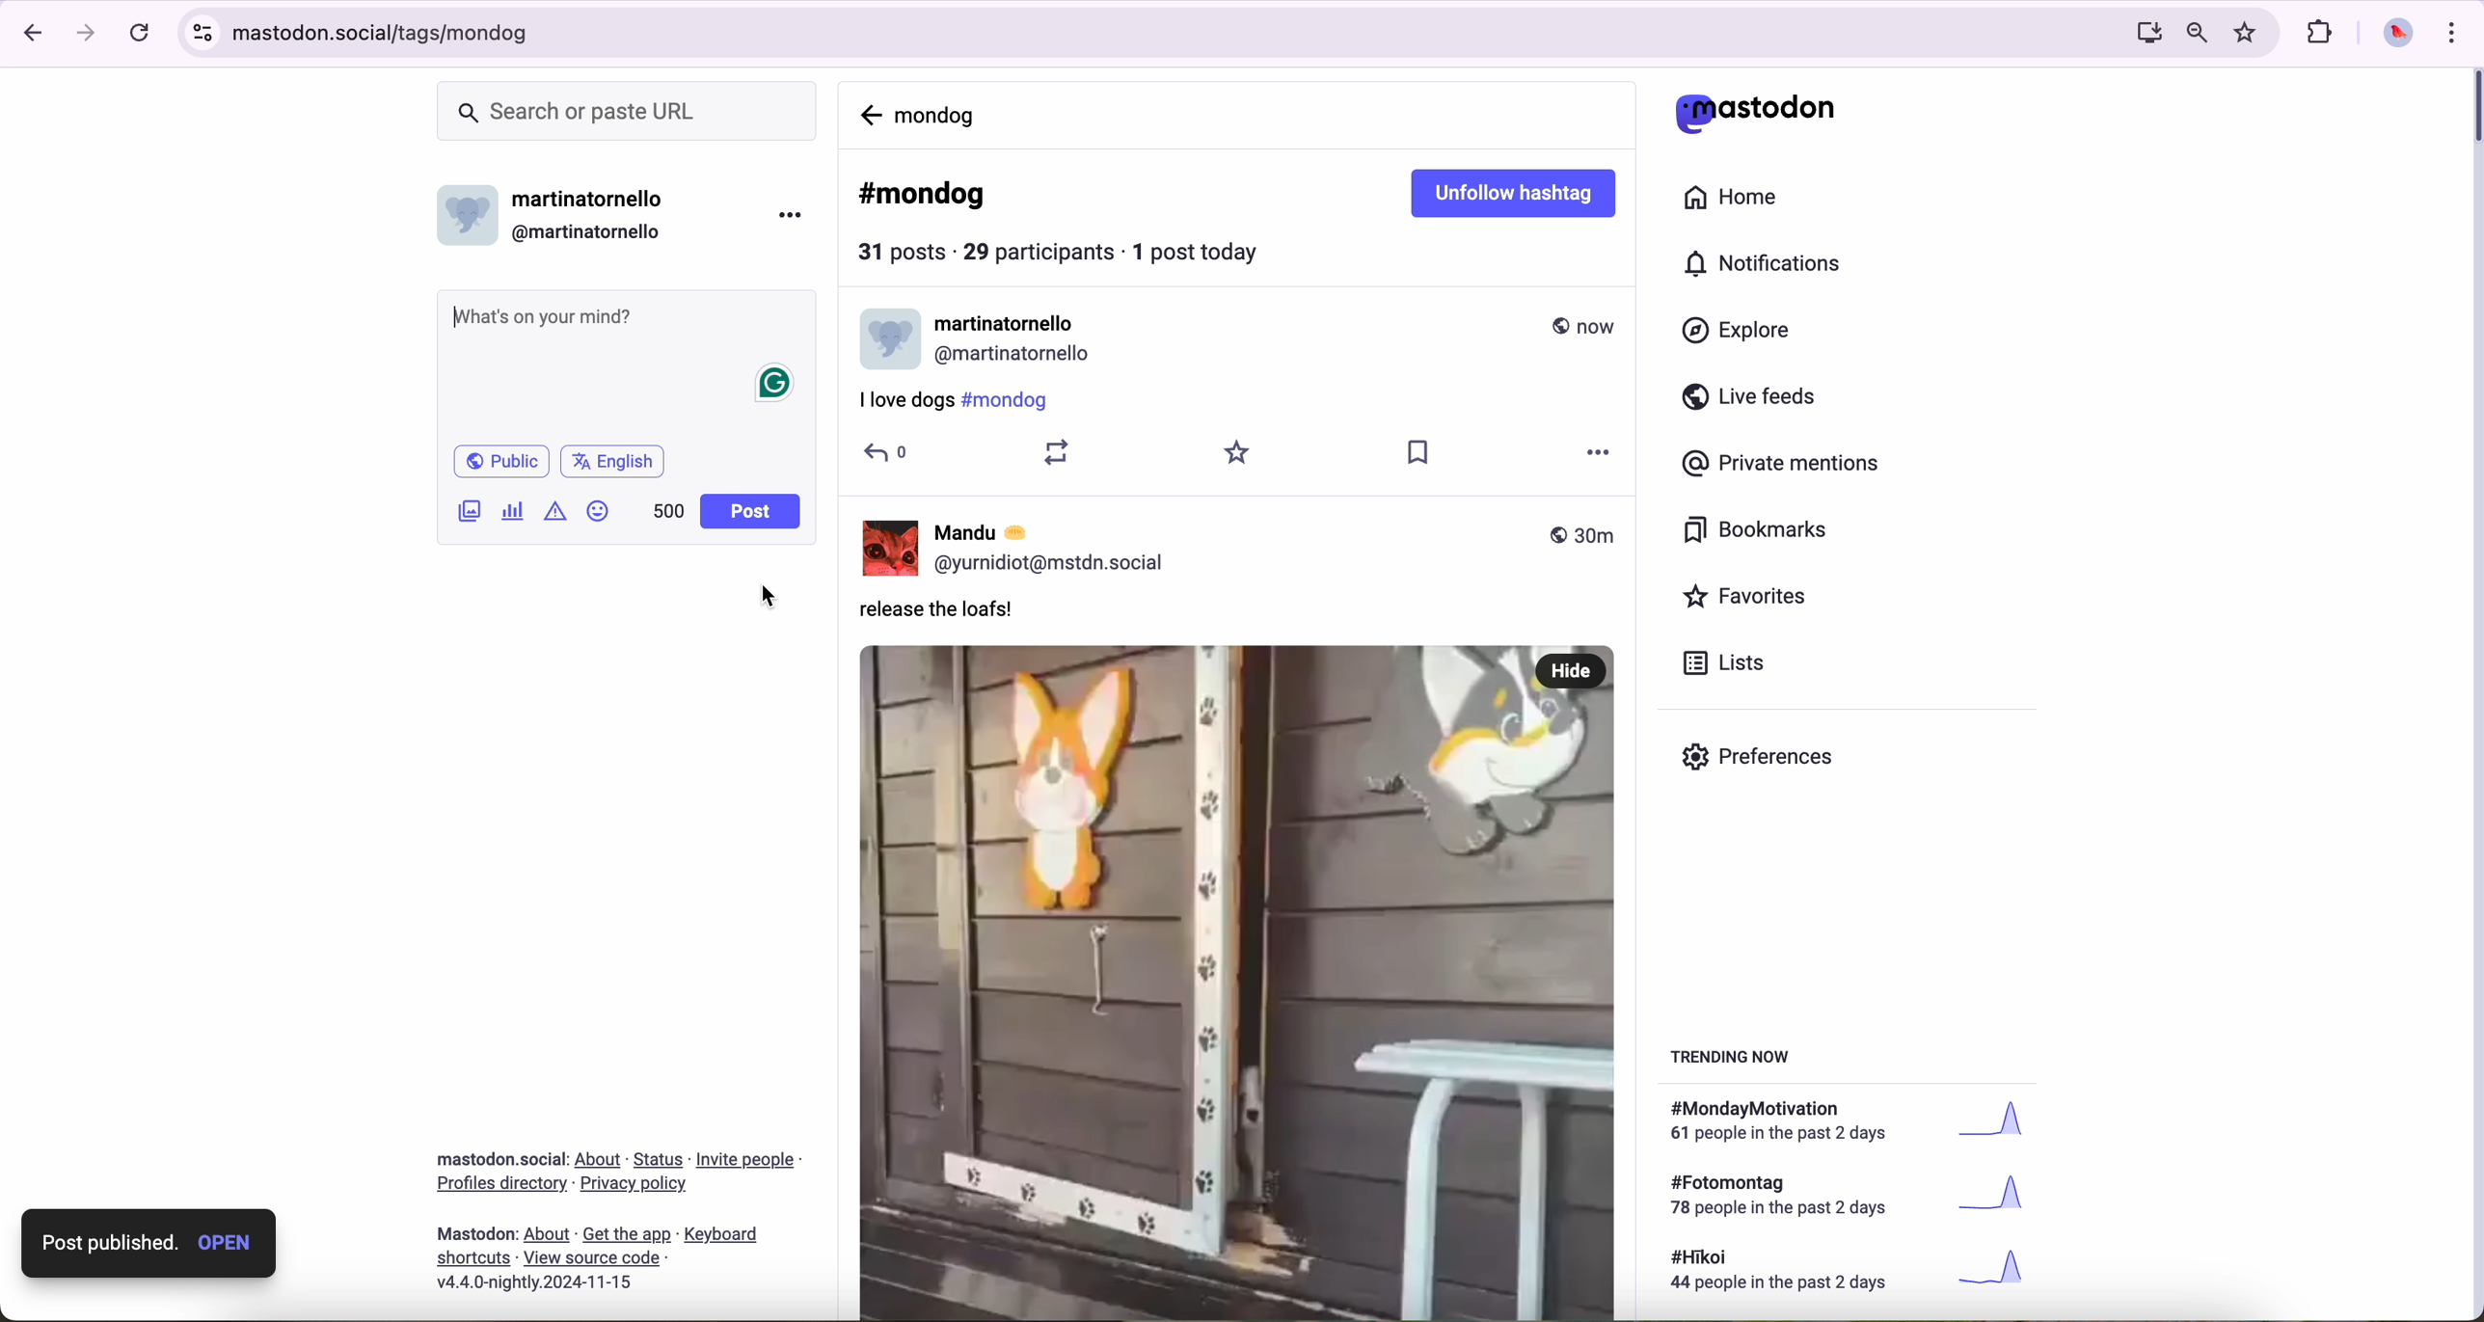 This screenshot has height=1322, width=2484. I want to click on mastodon logo, so click(1754, 112).